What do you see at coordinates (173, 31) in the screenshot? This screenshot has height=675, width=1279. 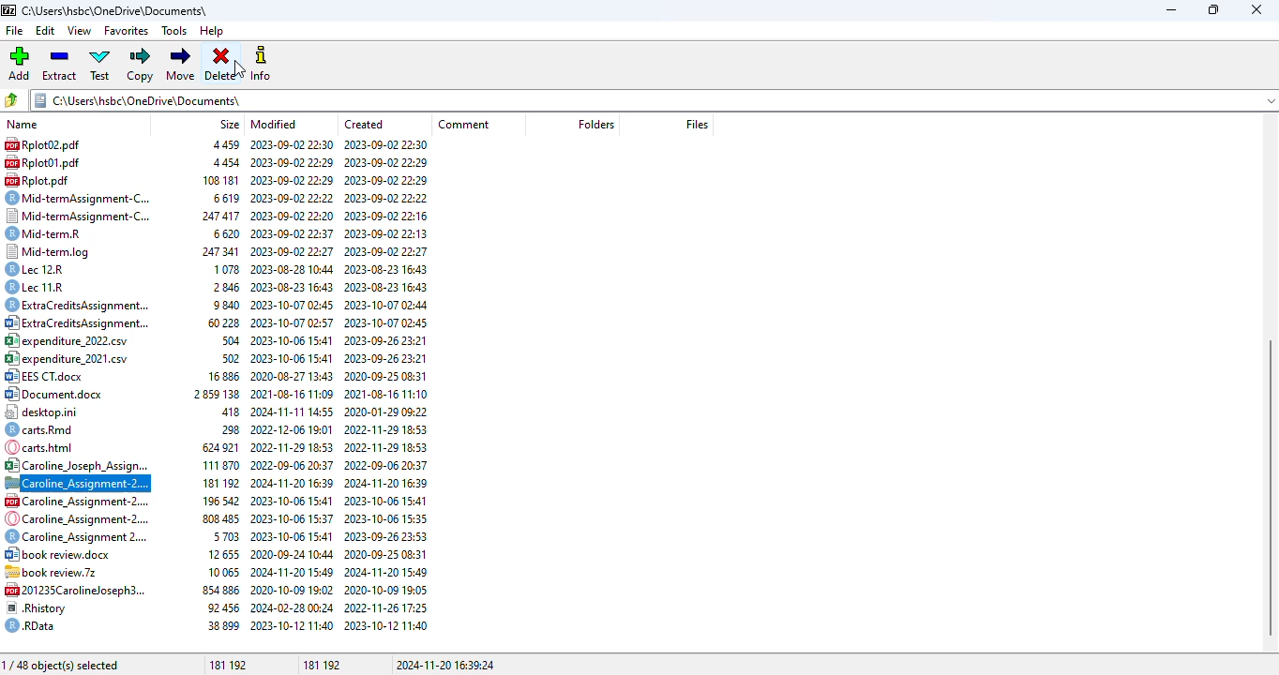 I see `tools` at bounding box center [173, 31].